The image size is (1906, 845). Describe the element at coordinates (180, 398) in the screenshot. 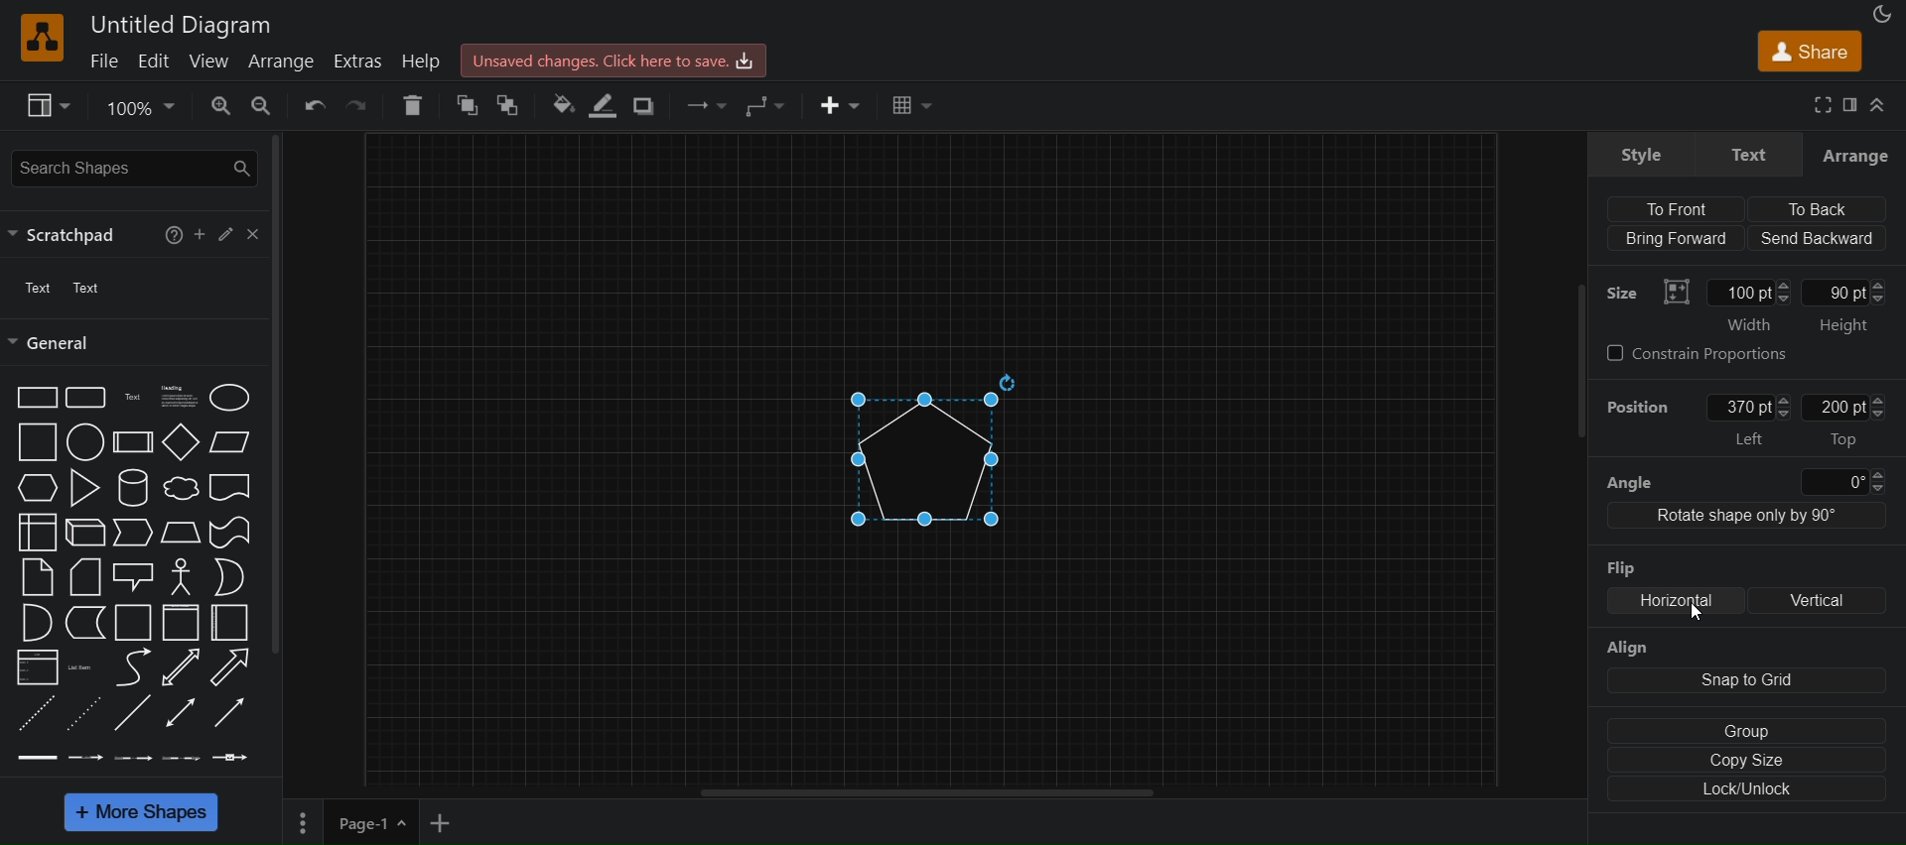

I see `Textbox` at that location.